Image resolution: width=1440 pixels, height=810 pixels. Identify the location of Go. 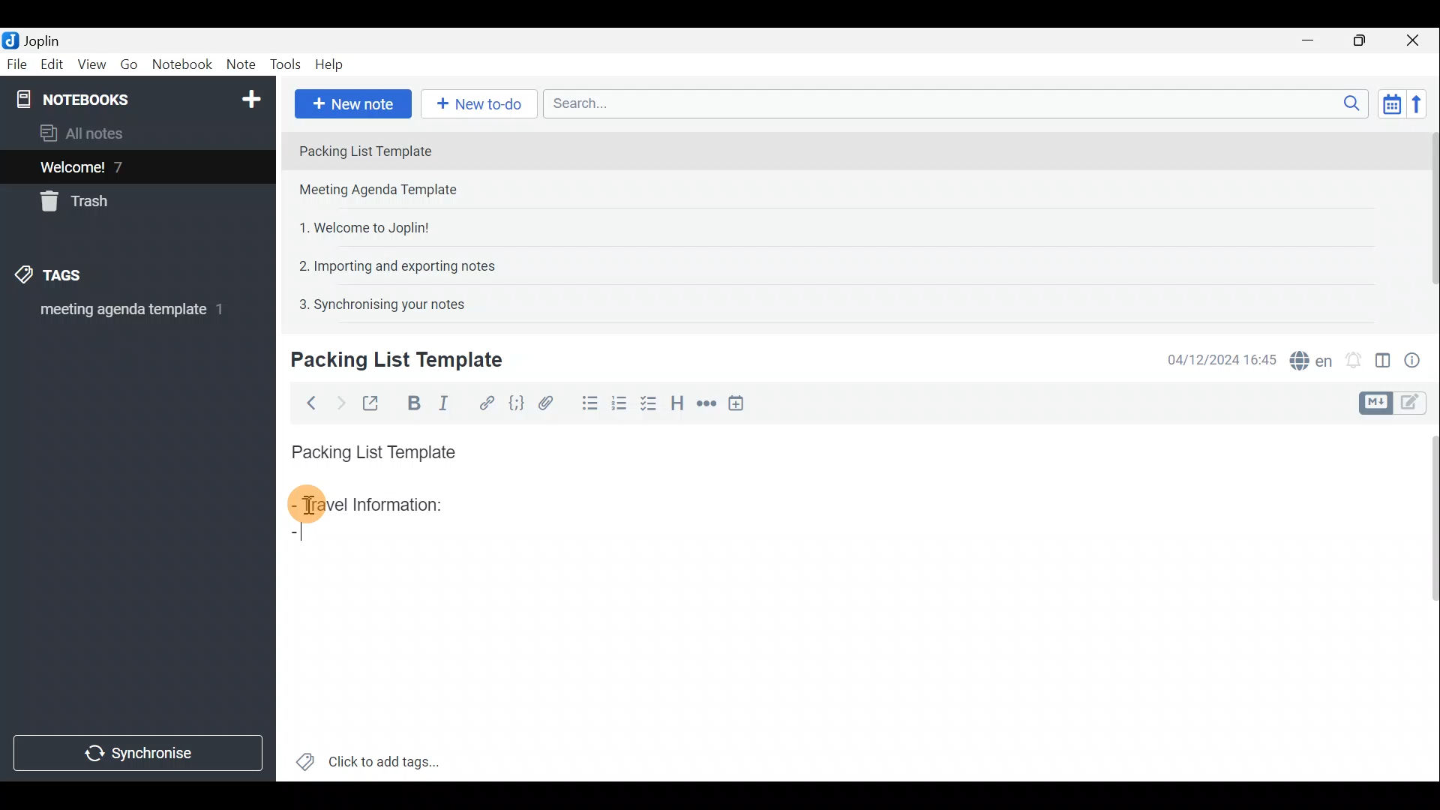
(130, 64).